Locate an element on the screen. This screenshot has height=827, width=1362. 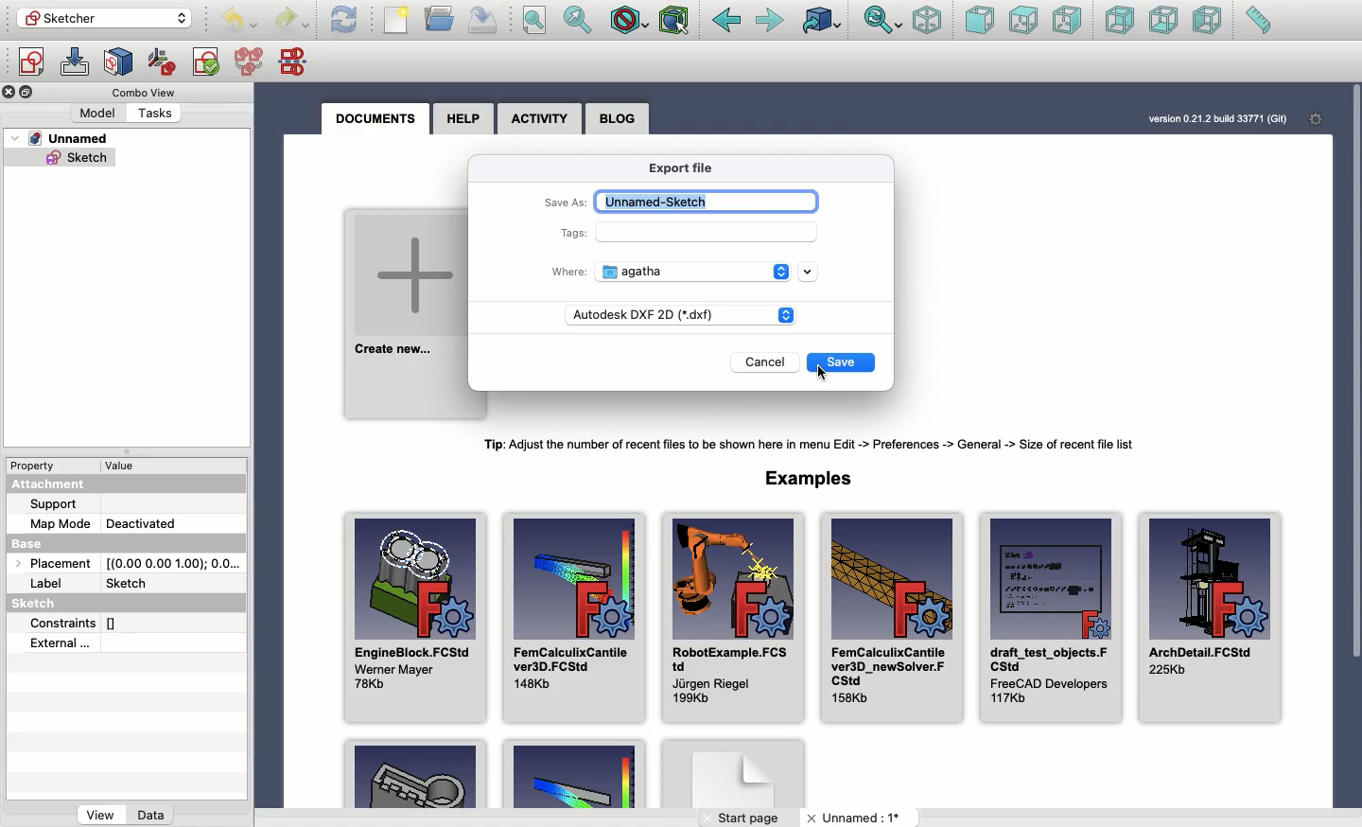
Linked to object is located at coordinates (820, 22).